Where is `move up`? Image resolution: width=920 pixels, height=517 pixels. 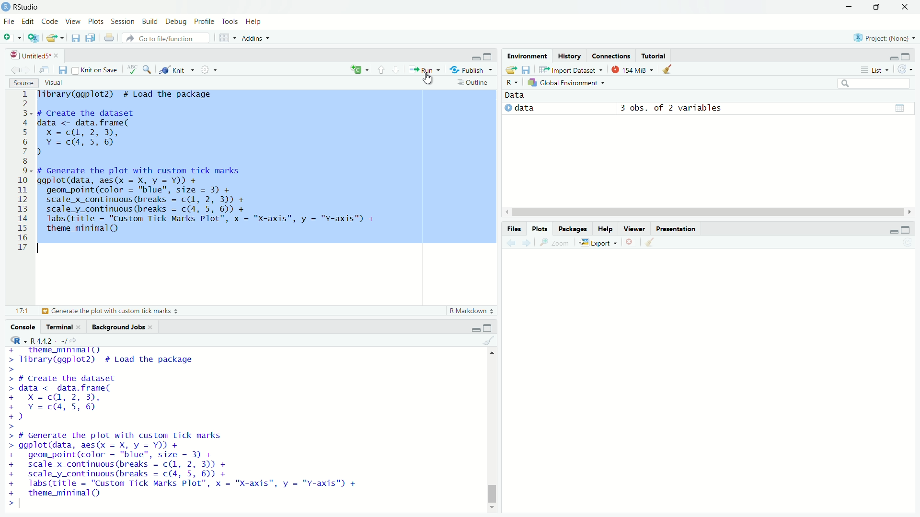 move up is located at coordinates (493, 355).